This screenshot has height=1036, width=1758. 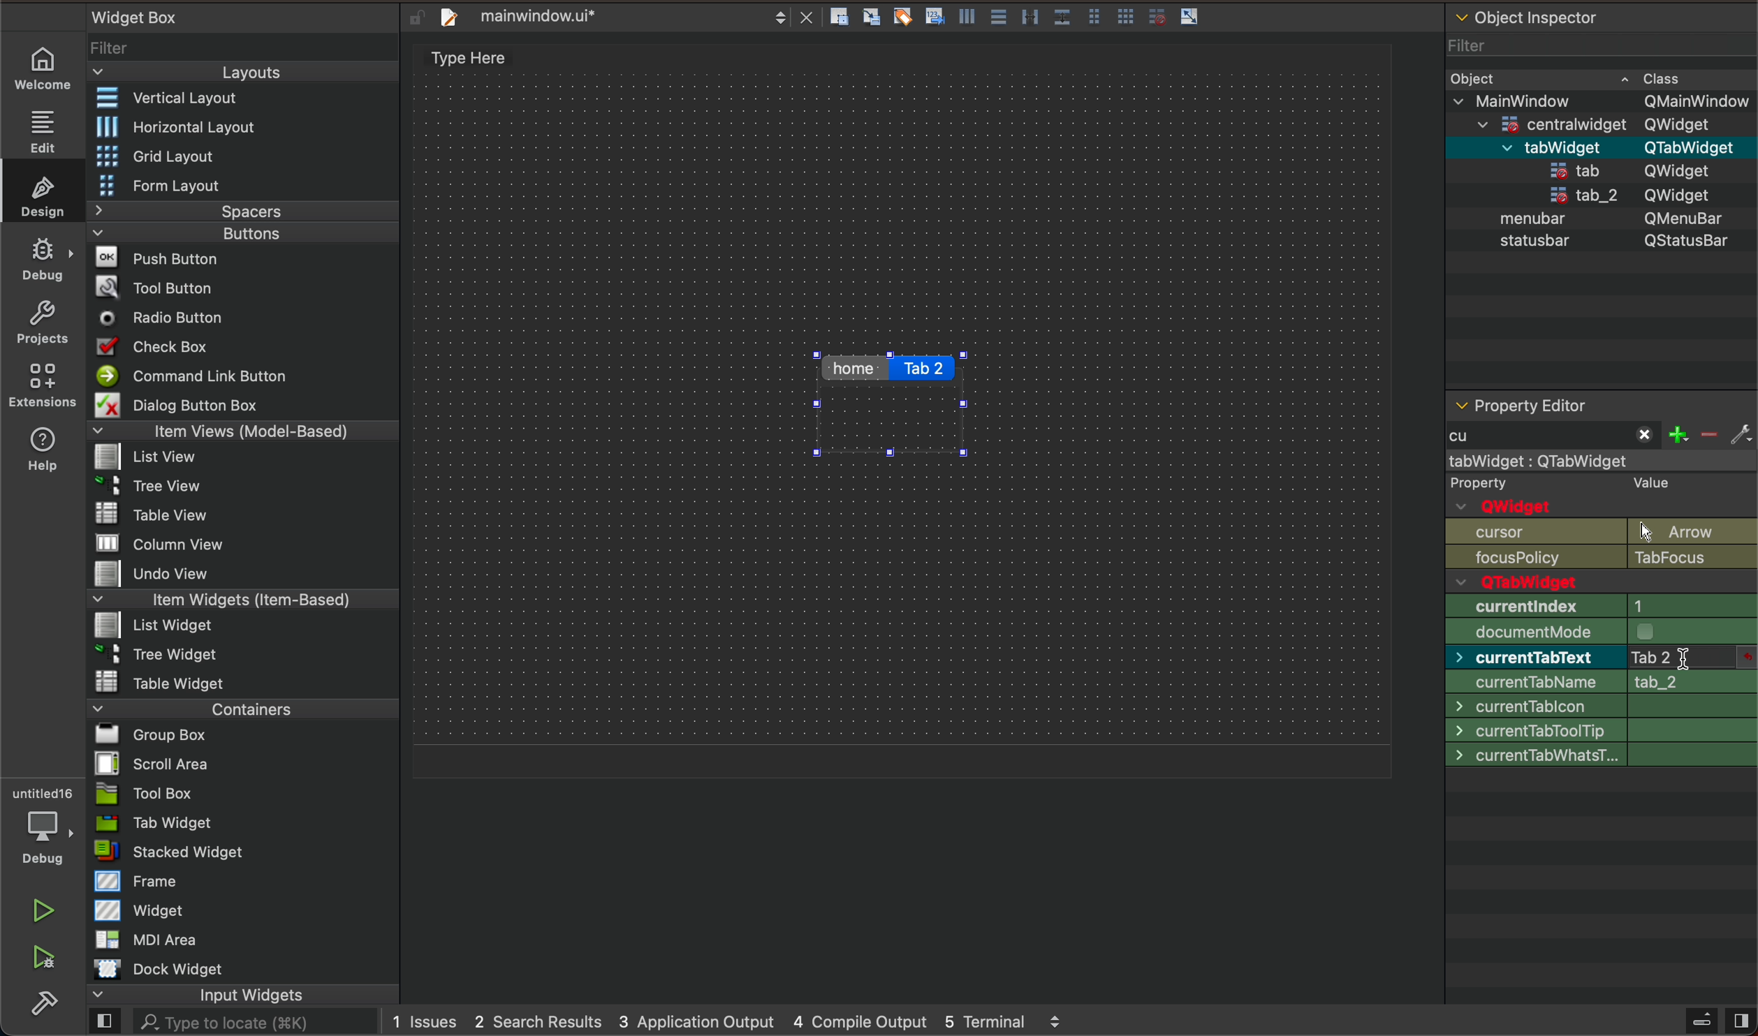 I want to click on input widgets, so click(x=246, y=996).